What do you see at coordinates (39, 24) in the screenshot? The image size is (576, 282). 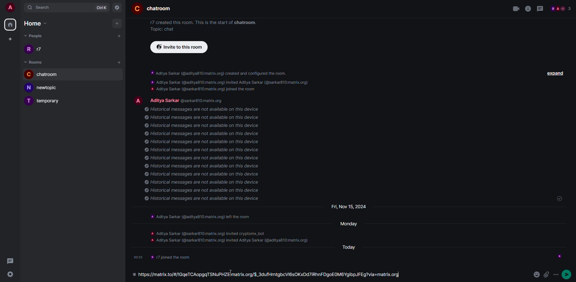 I see `home` at bounding box center [39, 24].